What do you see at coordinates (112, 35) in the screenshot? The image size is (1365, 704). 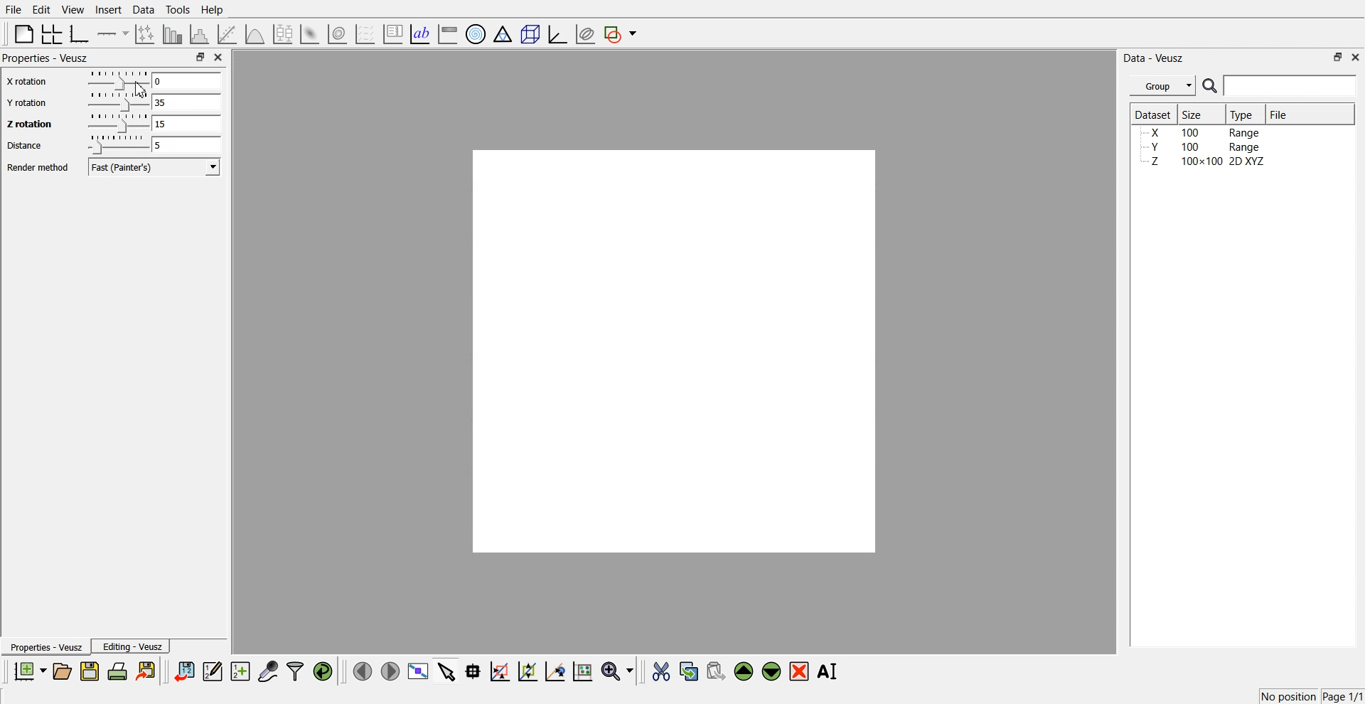 I see `Add axis to the pane` at bounding box center [112, 35].